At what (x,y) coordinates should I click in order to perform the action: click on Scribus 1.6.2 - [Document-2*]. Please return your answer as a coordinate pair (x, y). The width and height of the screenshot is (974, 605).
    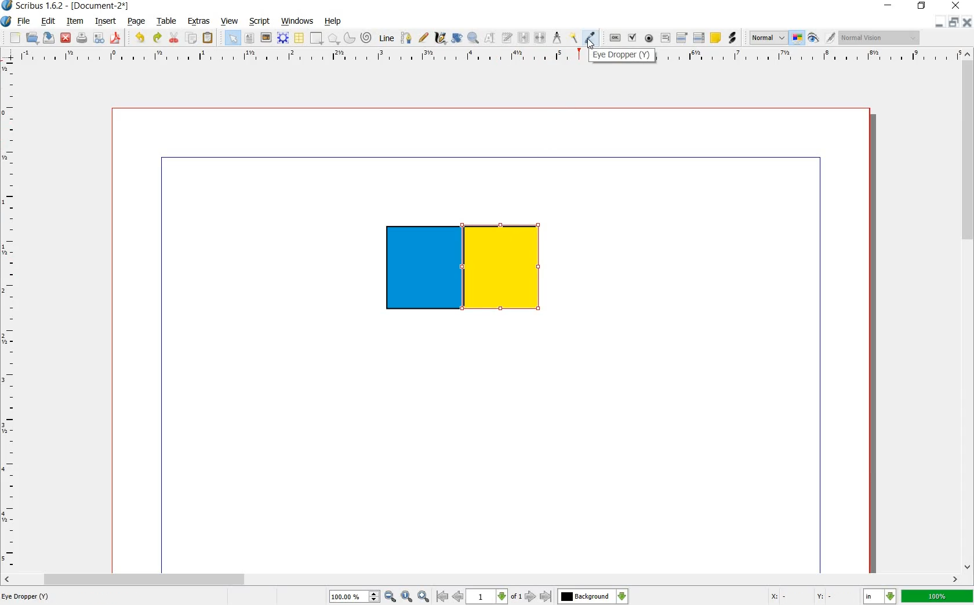
    Looking at the image, I should click on (67, 6).